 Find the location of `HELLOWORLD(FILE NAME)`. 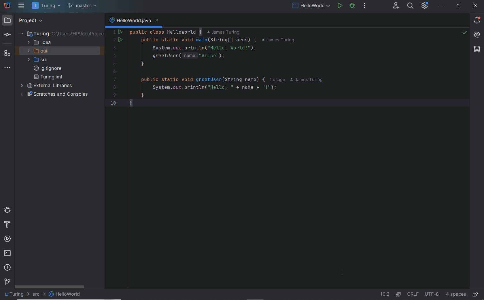

HELLOWORLD(FILE NAME) is located at coordinates (67, 294).